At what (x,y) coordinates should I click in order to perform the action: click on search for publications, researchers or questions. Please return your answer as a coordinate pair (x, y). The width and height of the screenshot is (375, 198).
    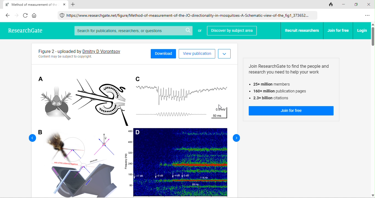
    Looking at the image, I should click on (133, 31).